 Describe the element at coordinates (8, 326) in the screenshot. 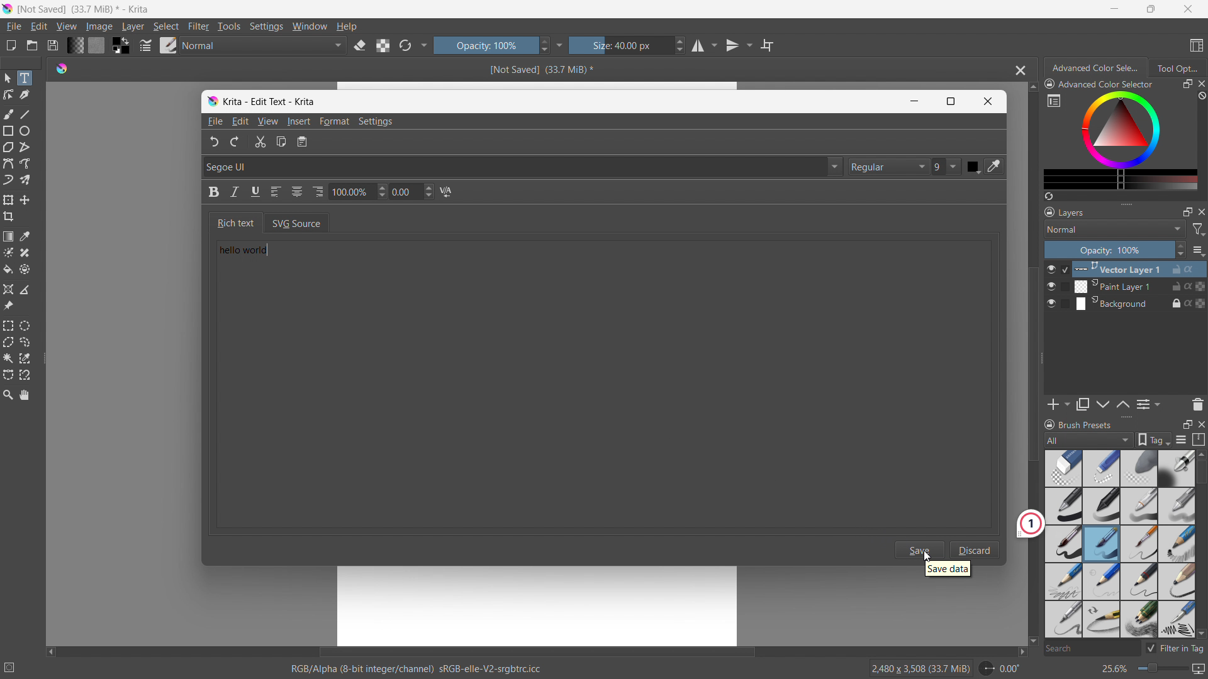

I see `rectangular selection tool` at that location.